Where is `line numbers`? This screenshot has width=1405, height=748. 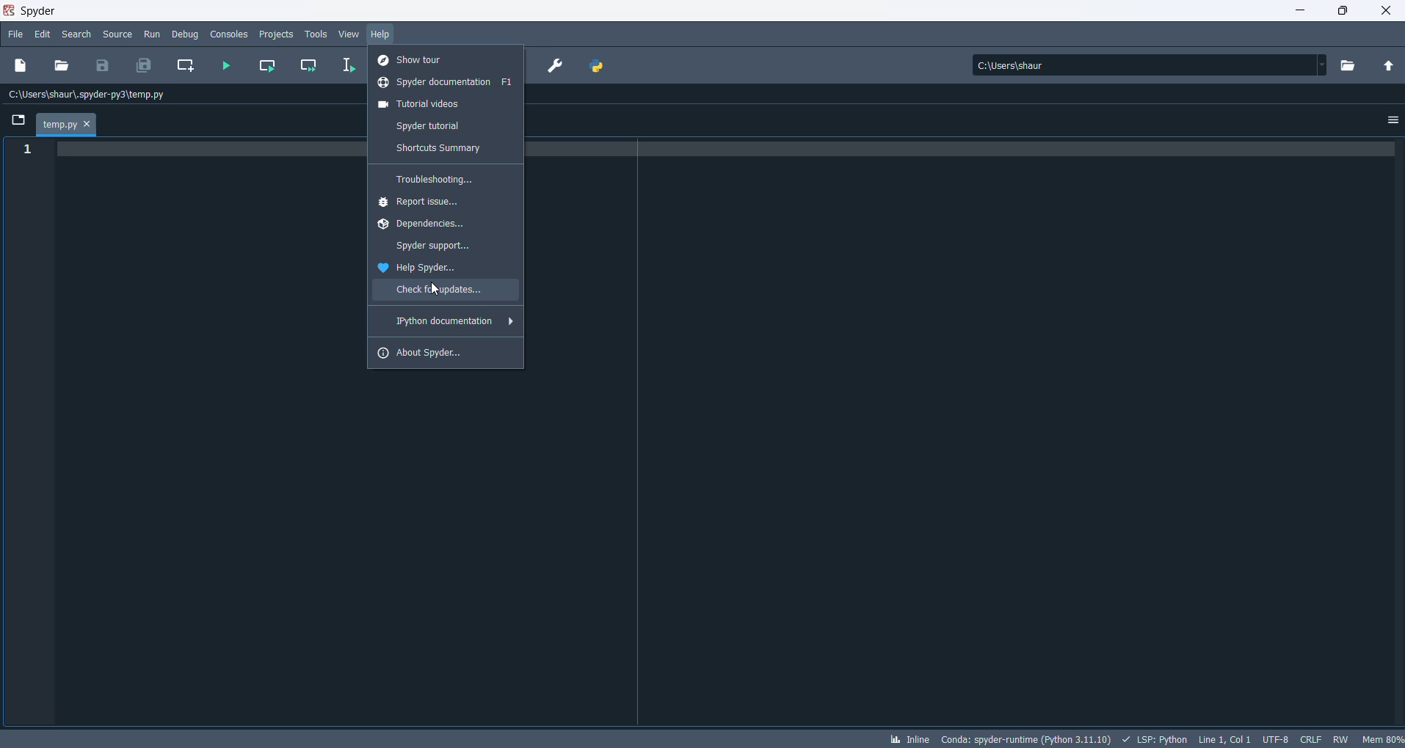 line numbers is located at coordinates (24, 150).